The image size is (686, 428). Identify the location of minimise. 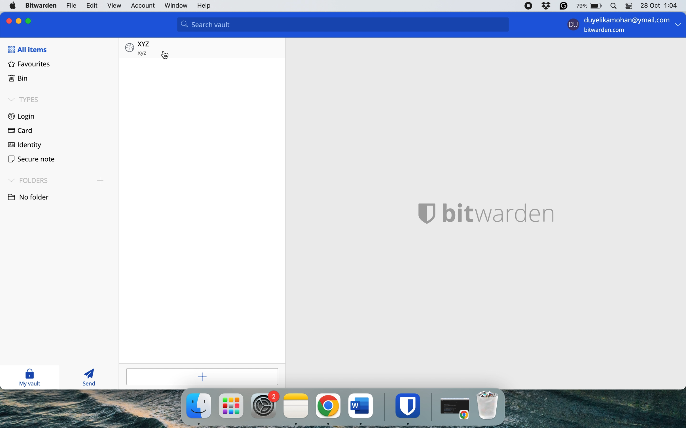
(20, 20).